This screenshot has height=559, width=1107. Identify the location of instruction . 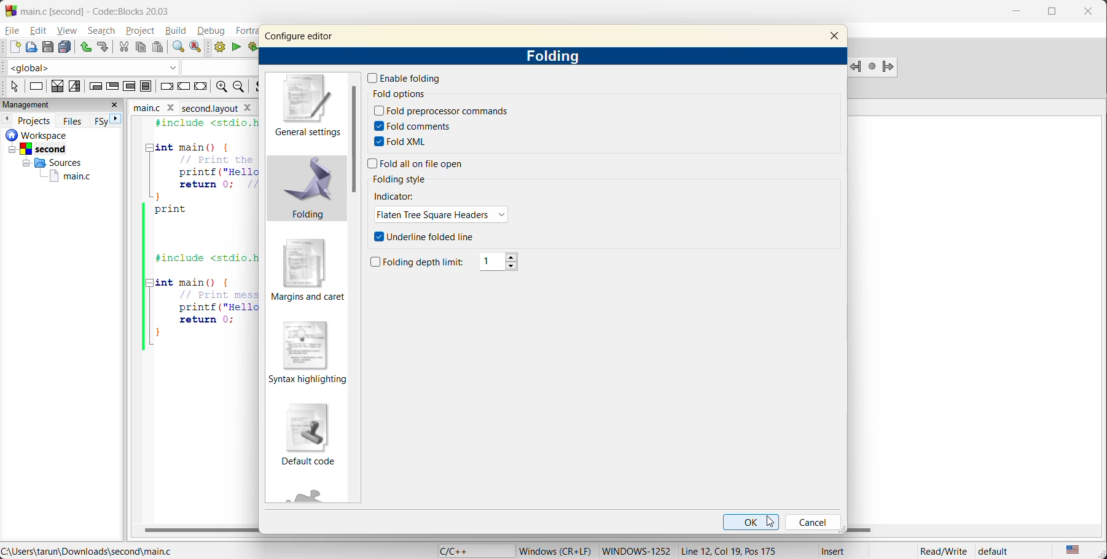
(37, 86).